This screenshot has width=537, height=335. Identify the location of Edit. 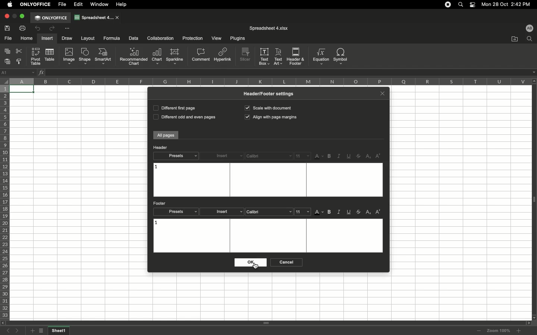
(79, 4).